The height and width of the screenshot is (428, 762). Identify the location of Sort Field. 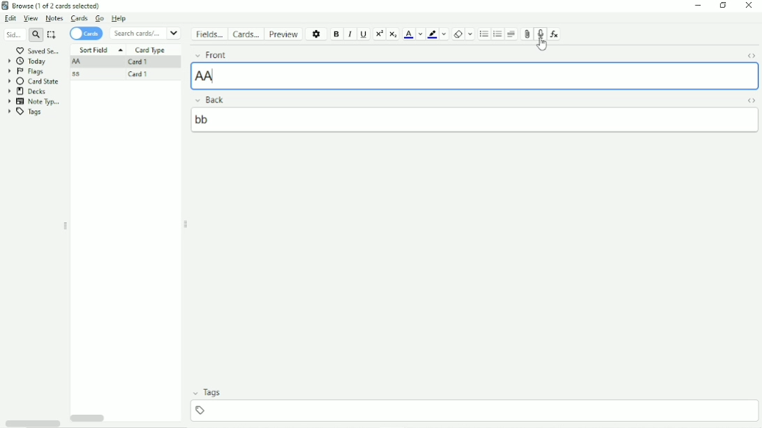
(102, 49).